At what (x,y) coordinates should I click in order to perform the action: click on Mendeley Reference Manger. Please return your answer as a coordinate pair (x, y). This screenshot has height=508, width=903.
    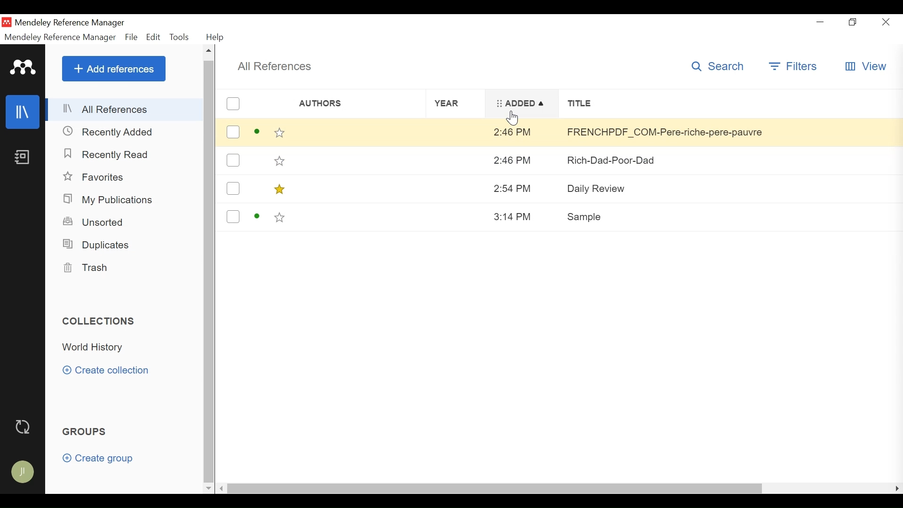
    Looking at the image, I should click on (72, 22).